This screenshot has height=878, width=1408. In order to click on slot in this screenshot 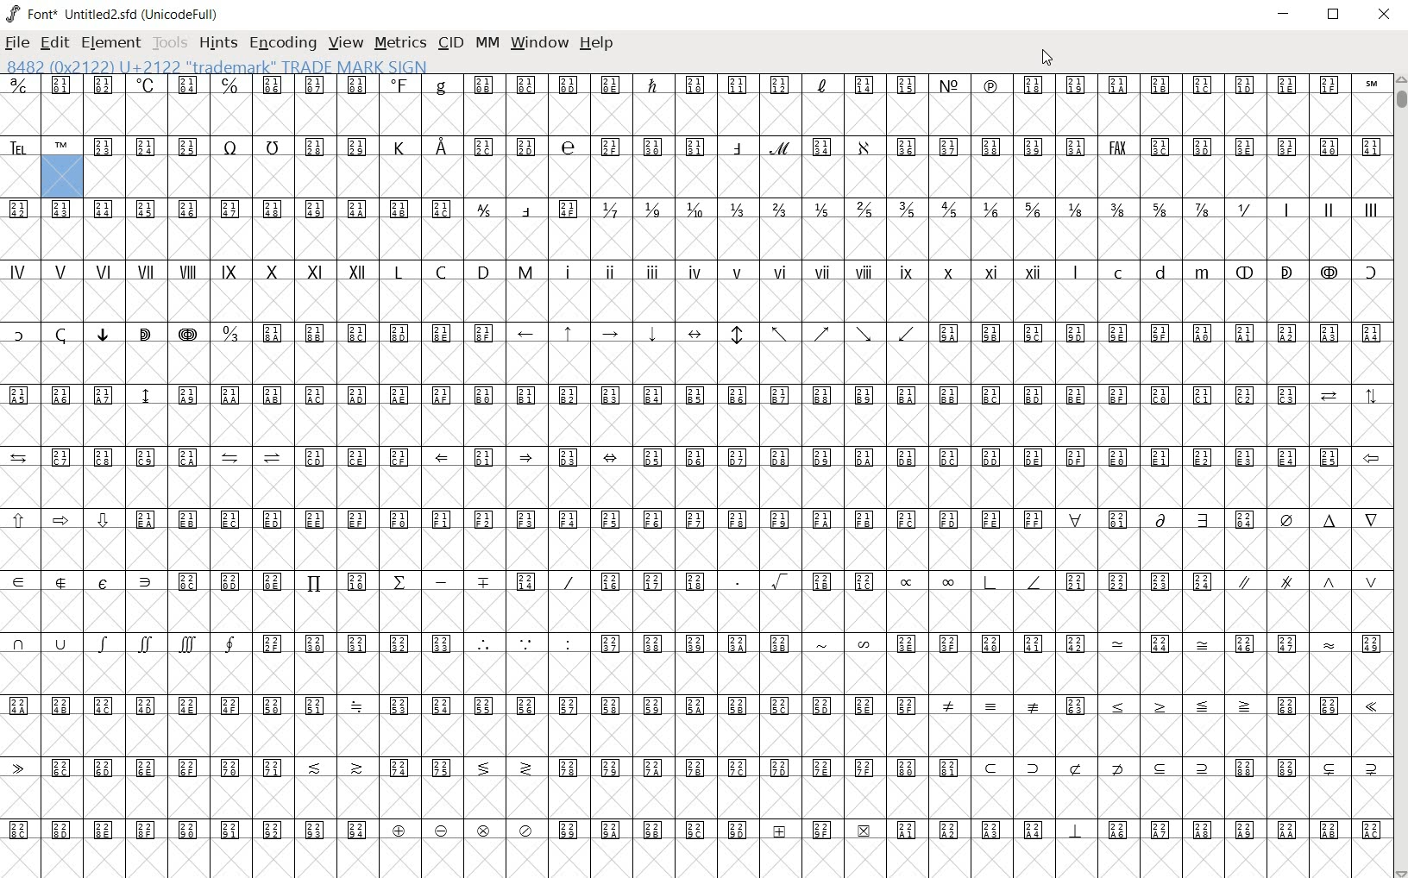, I will do `click(695, 859)`.